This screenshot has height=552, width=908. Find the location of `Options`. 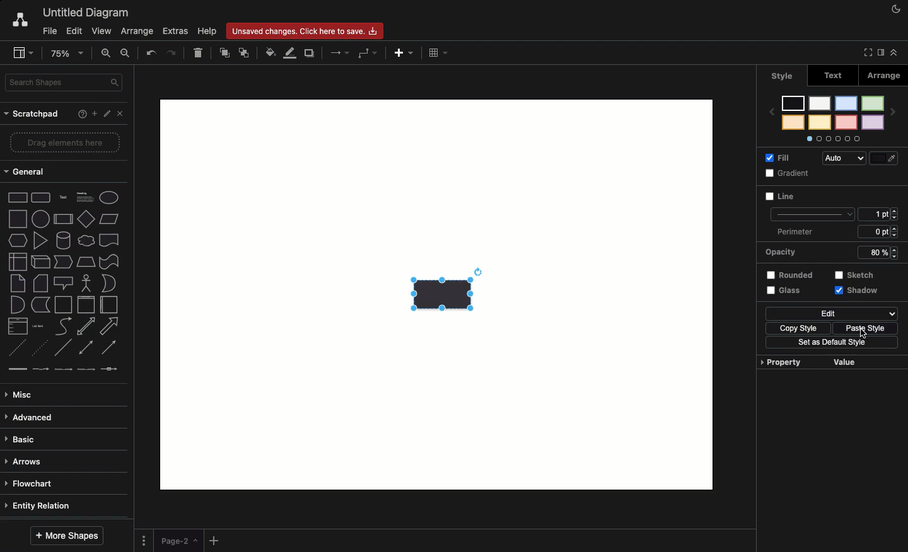

Options is located at coordinates (833, 139).